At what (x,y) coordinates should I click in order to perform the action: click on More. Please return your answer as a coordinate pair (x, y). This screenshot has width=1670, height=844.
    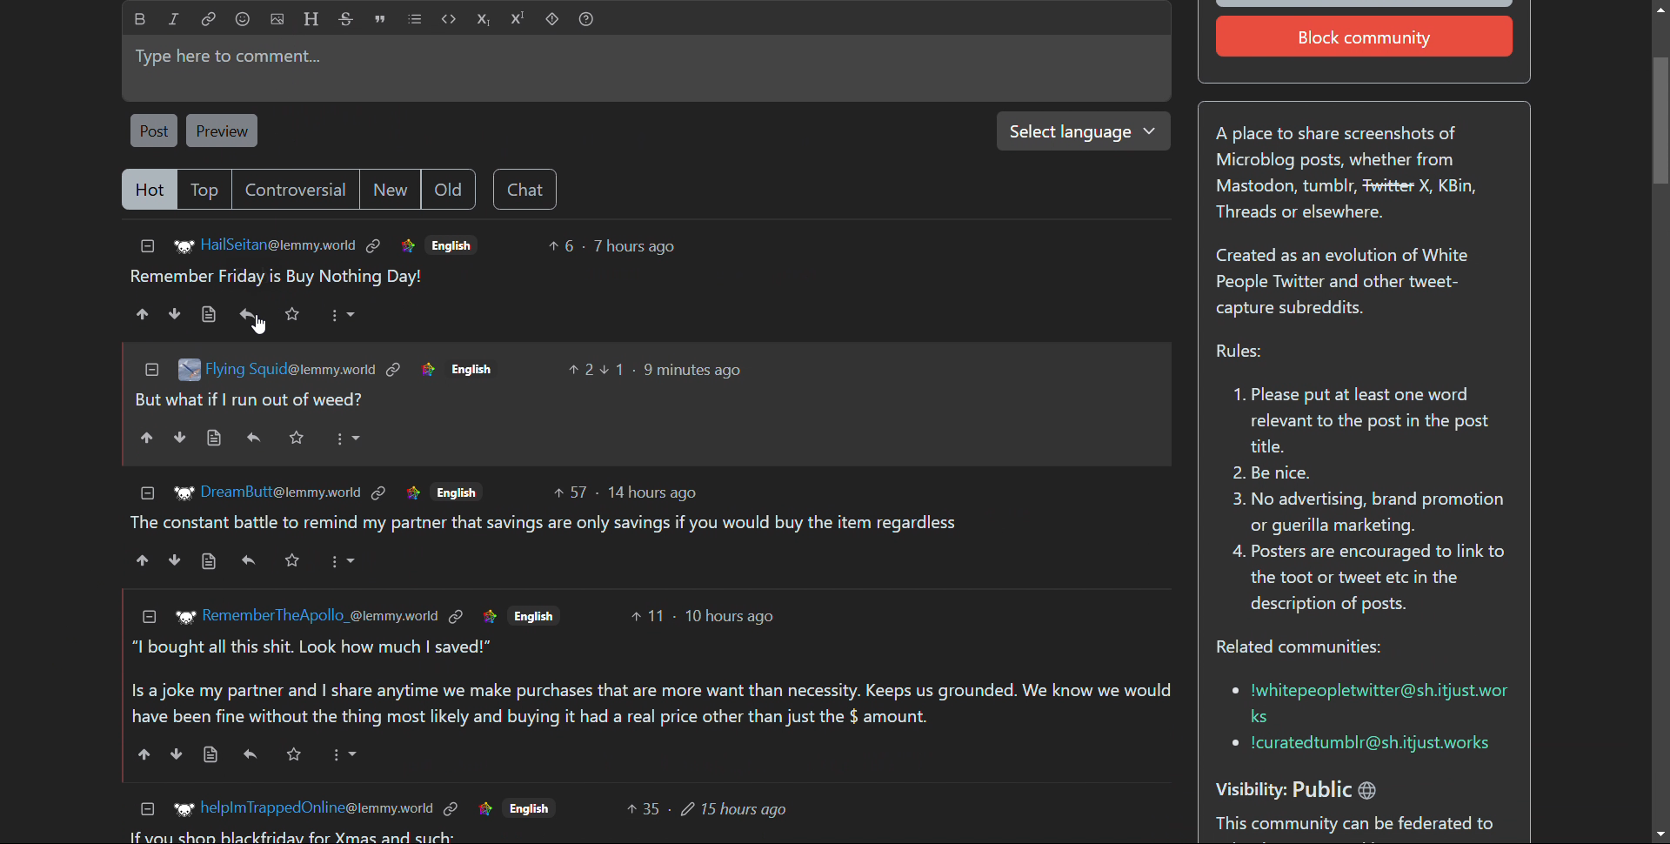
    Looking at the image, I should click on (350, 757).